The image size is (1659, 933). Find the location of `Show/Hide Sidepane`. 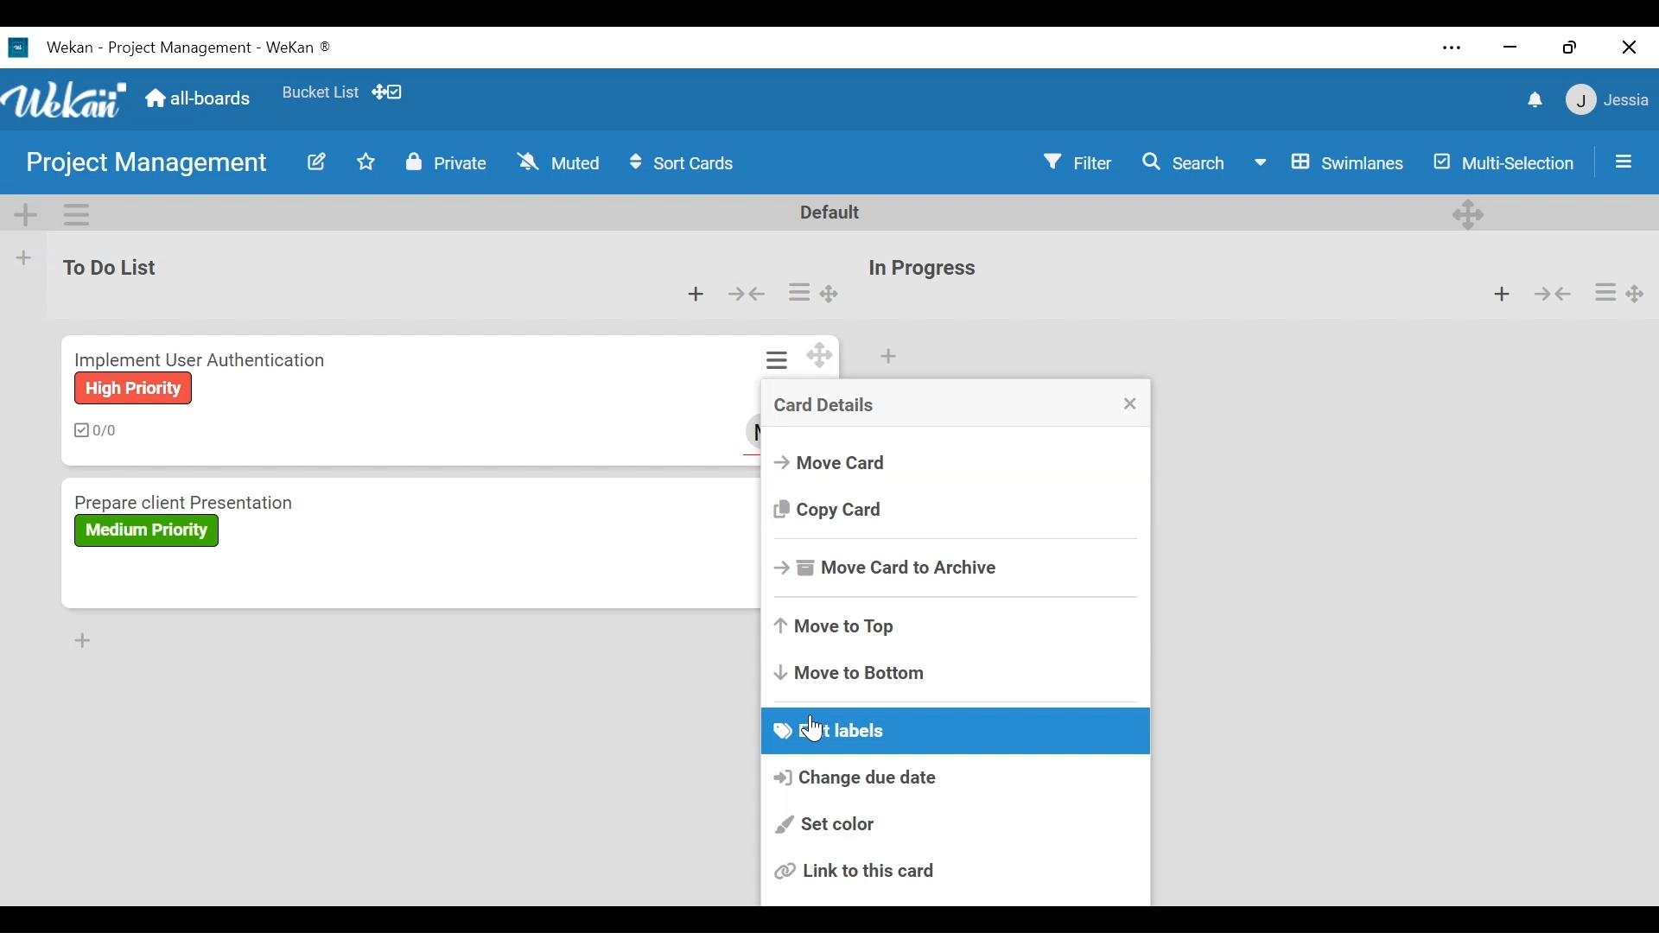

Show/Hide Sidepane is located at coordinates (1624, 160).